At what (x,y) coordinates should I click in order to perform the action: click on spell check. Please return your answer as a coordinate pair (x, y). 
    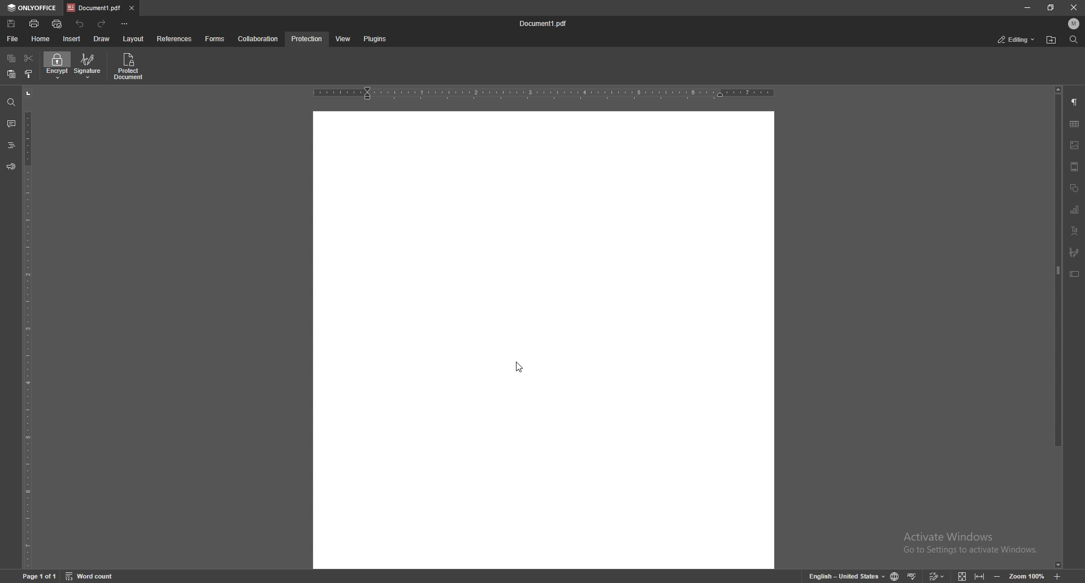
    Looking at the image, I should click on (913, 576).